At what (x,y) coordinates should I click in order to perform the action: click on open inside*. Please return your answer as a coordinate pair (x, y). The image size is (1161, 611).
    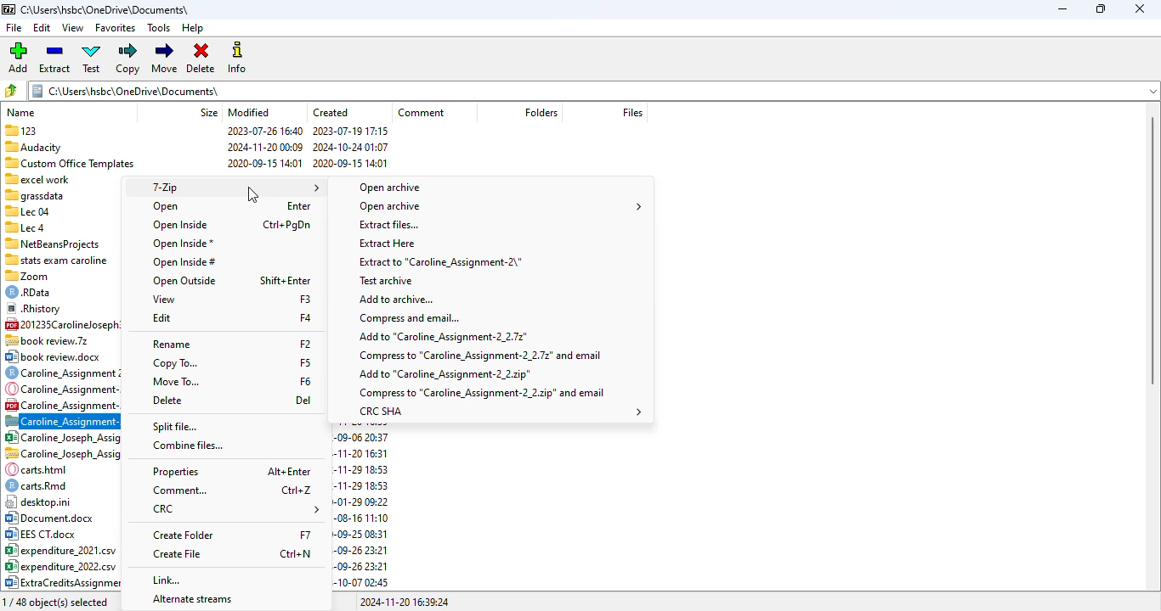
    Looking at the image, I should click on (184, 244).